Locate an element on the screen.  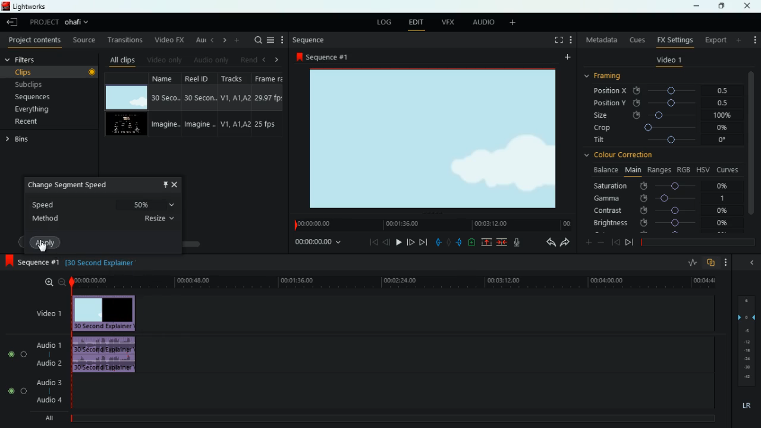
layers is located at coordinates (745, 339).